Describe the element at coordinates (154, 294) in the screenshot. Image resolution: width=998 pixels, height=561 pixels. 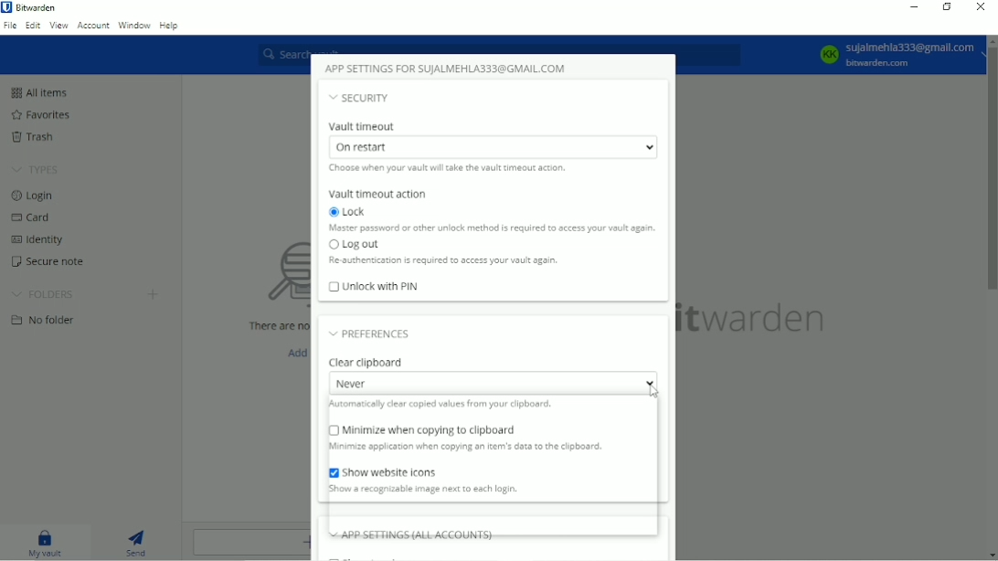
I see `Create folder` at that location.